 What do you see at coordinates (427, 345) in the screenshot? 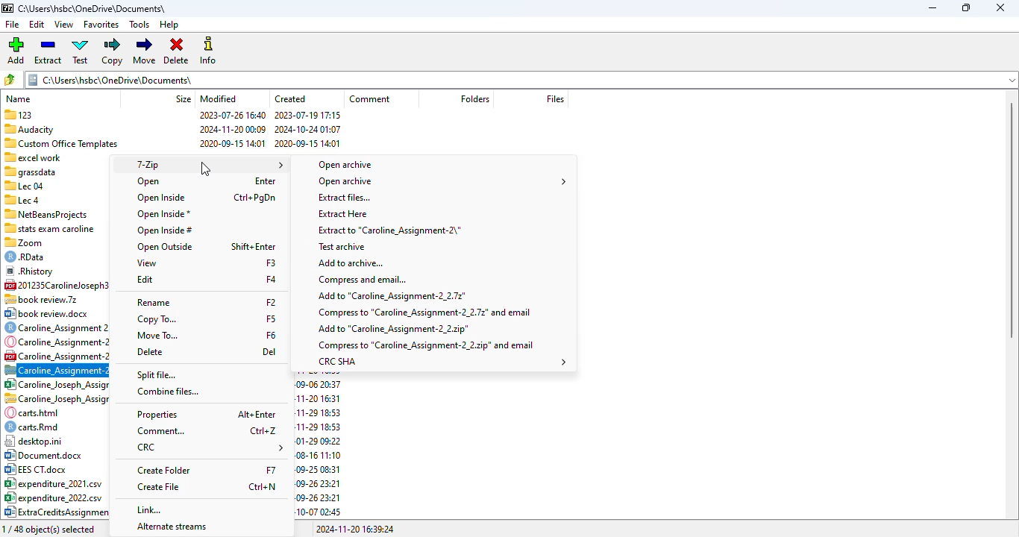
I see `compress to .zip file and email` at bounding box center [427, 345].